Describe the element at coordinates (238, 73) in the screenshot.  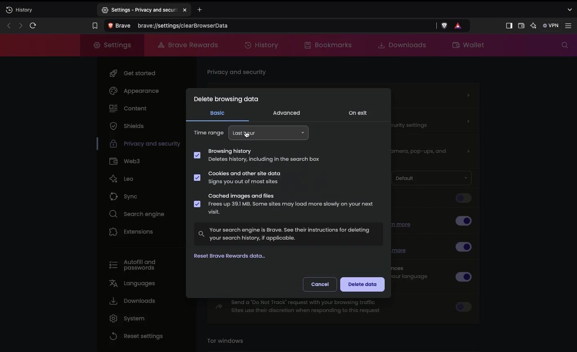
I see `Privacy and security` at that location.